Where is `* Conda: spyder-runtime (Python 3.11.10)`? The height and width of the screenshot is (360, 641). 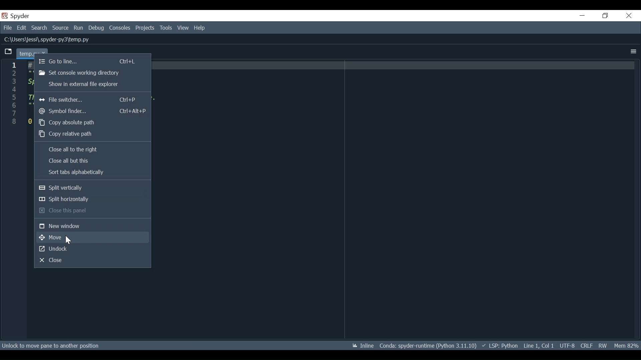
* Conda: spyder-runtime (Python 3.11.10) is located at coordinates (428, 346).